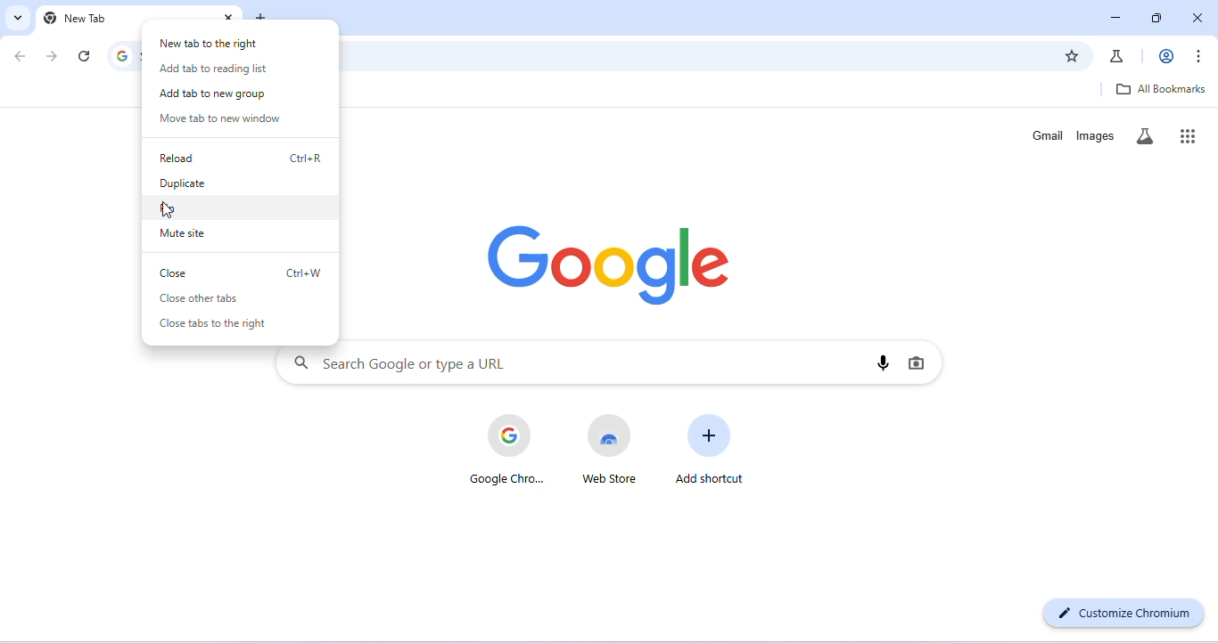 The image size is (1218, 643). I want to click on image search, so click(917, 362).